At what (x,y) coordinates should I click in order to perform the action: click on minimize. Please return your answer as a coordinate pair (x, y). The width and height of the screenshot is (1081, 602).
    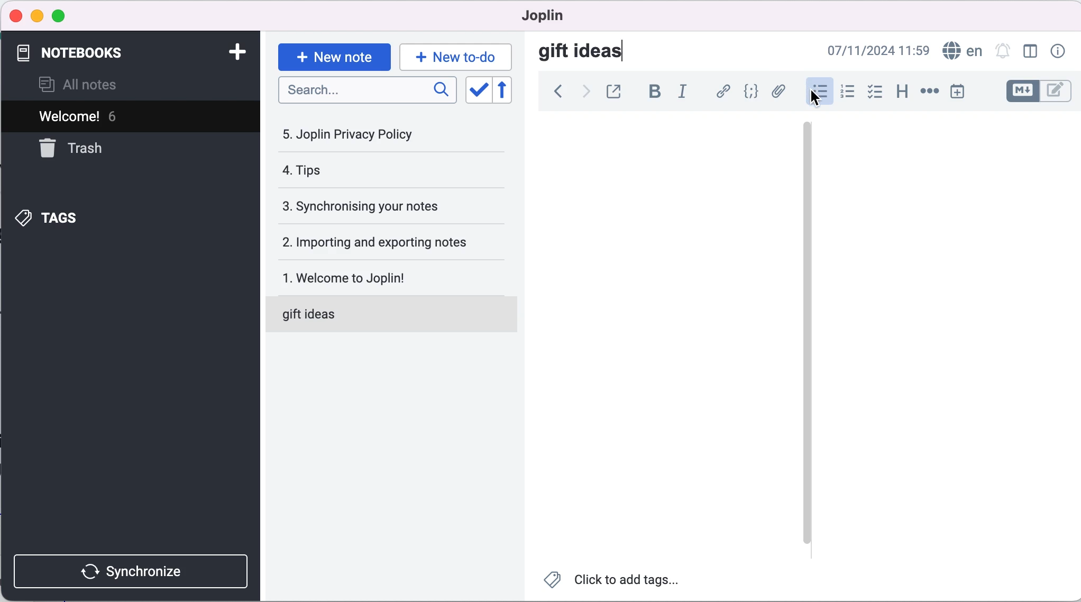
    Looking at the image, I should click on (37, 14).